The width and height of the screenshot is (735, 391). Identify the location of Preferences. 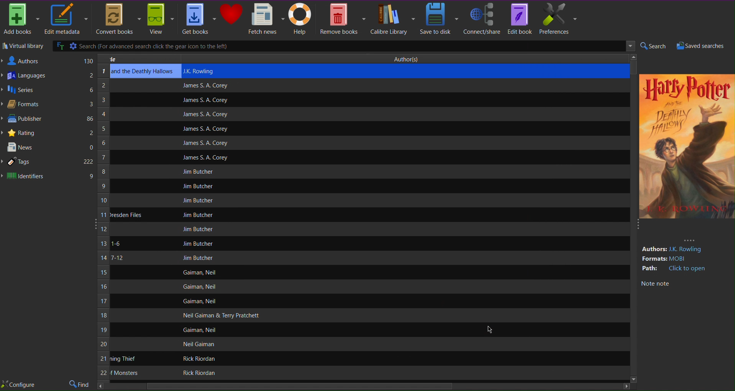
(558, 18).